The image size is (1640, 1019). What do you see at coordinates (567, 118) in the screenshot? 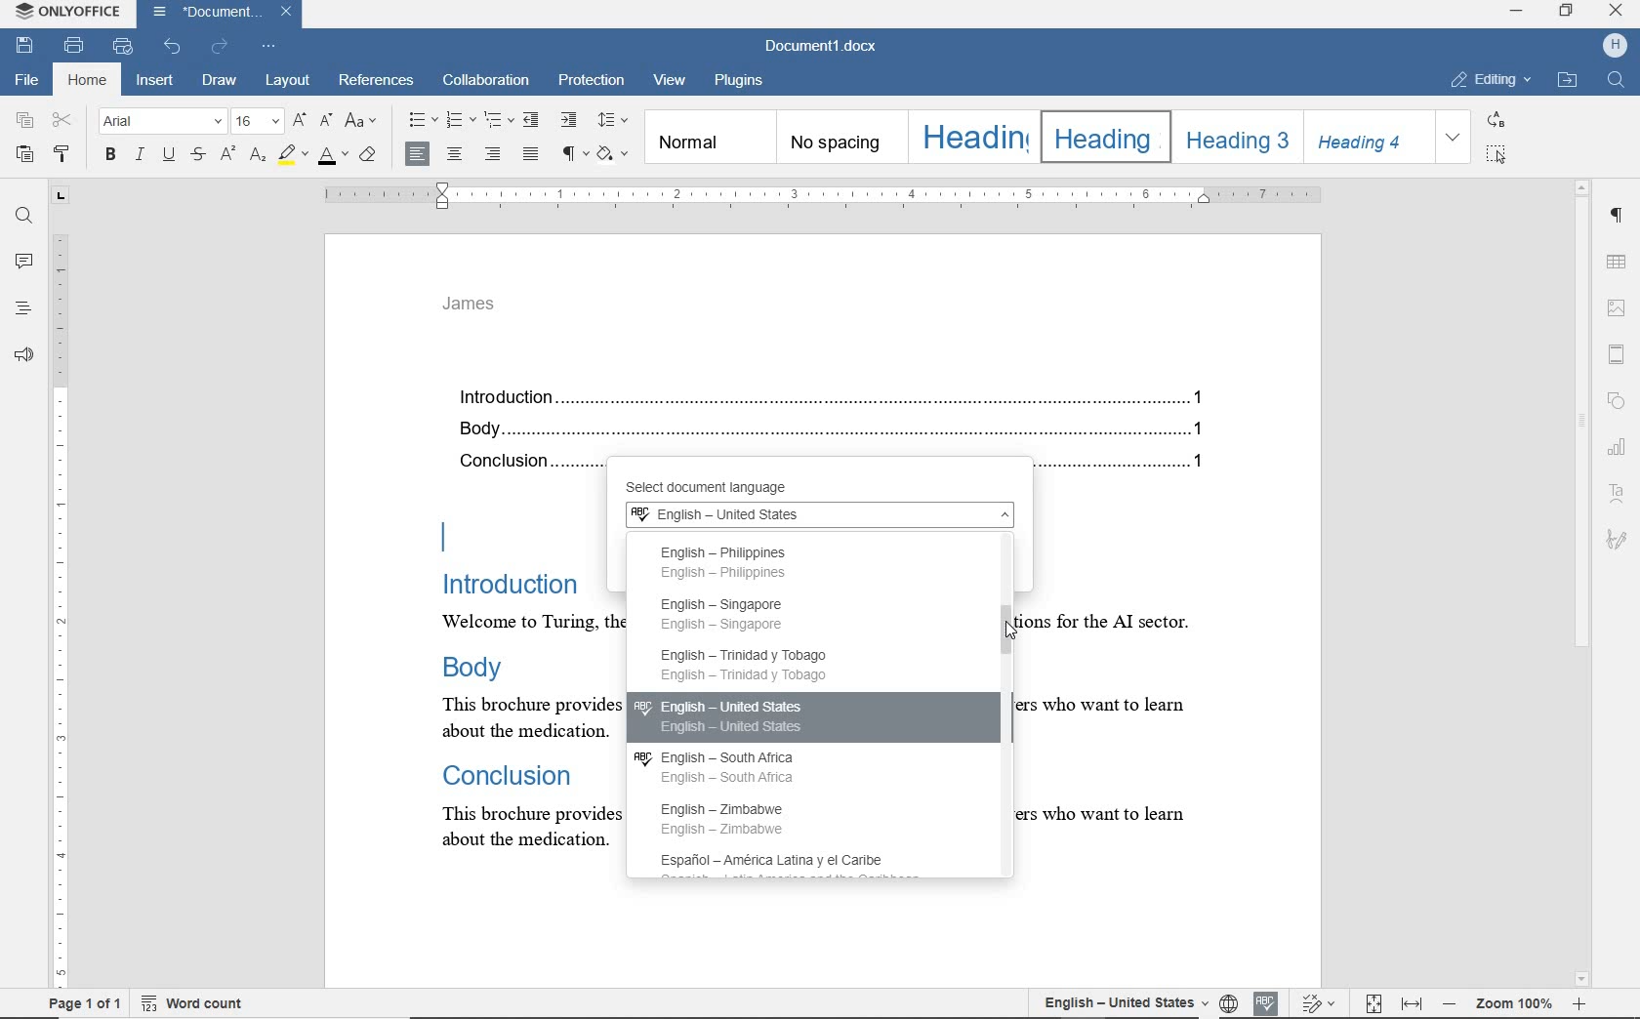
I see `increase indent` at bounding box center [567, 118].